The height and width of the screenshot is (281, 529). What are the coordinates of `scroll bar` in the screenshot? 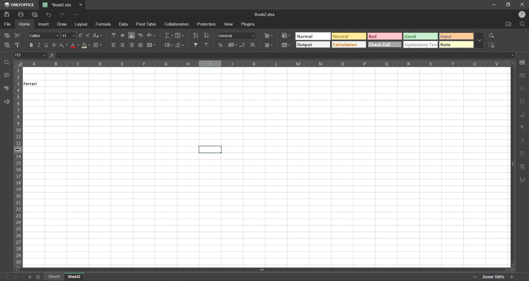 It's located at (262, 269).